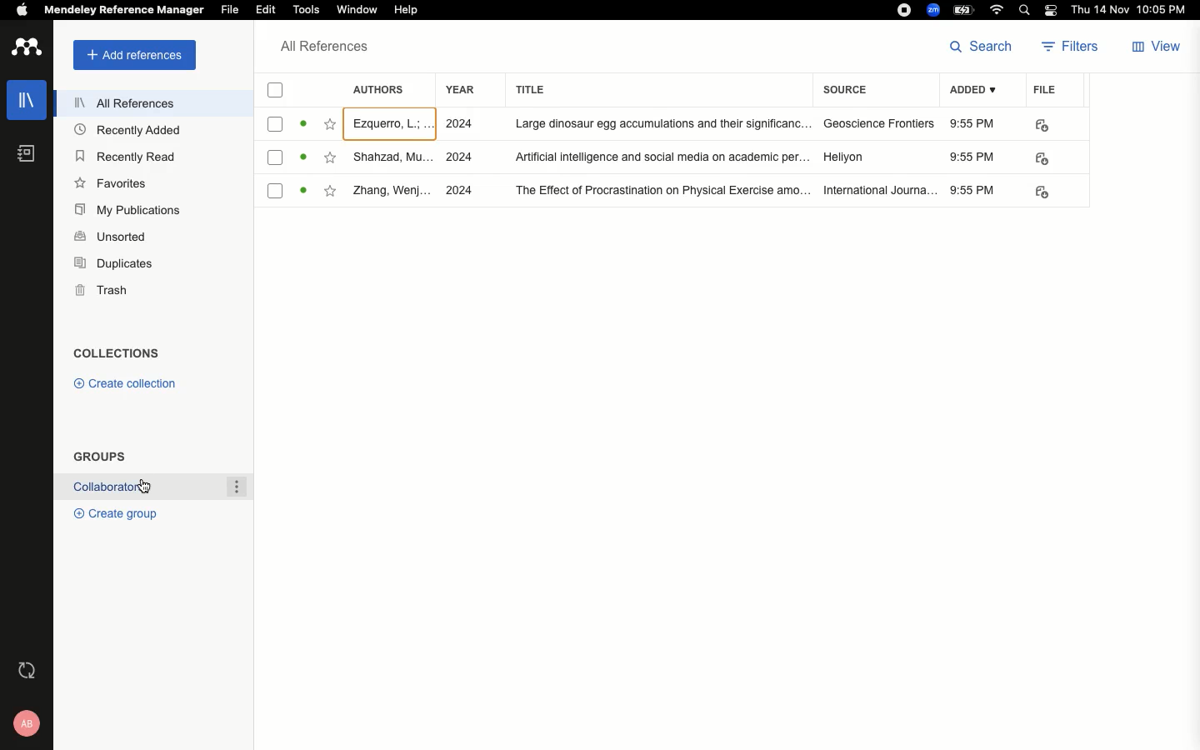 This screenshot has height=750, width=1200. What do you see at coordinates (664, 125) in the screenshot?
I see `title` at bounding box center [664, 125].